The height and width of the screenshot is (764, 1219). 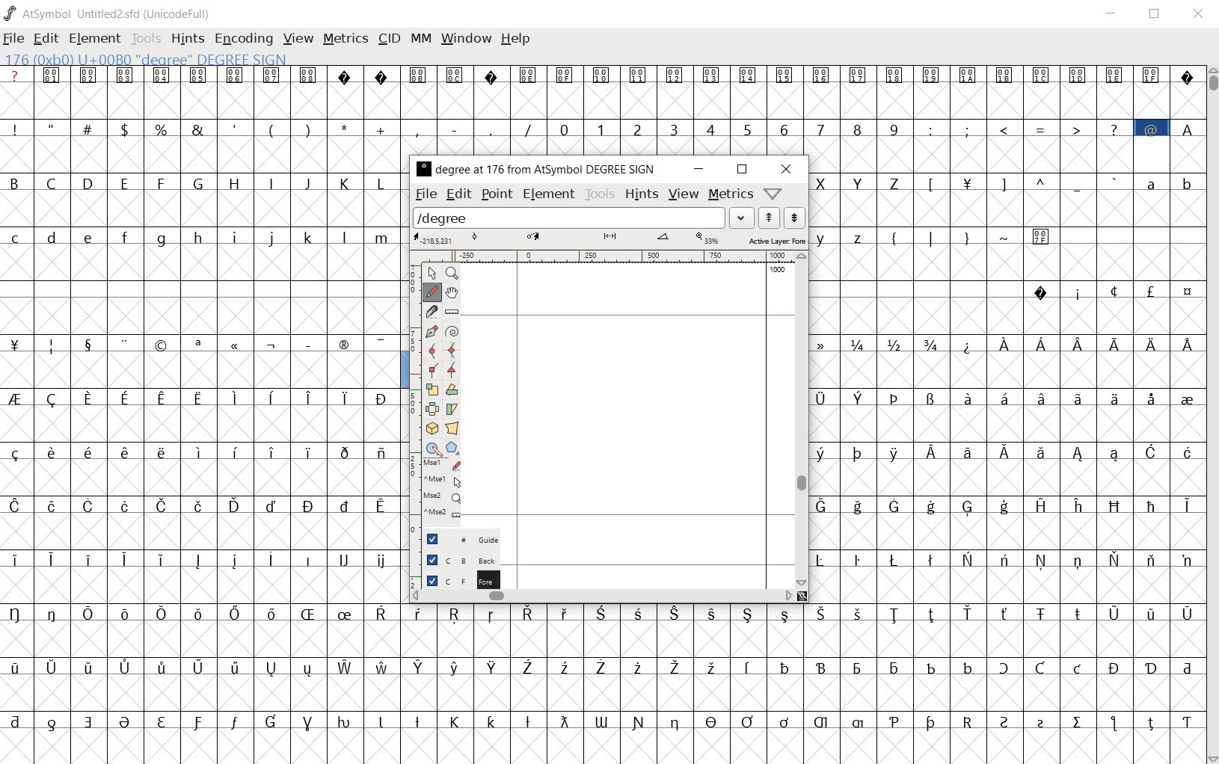 I want to click on empty glyph slot, so click(x=599, y=745).